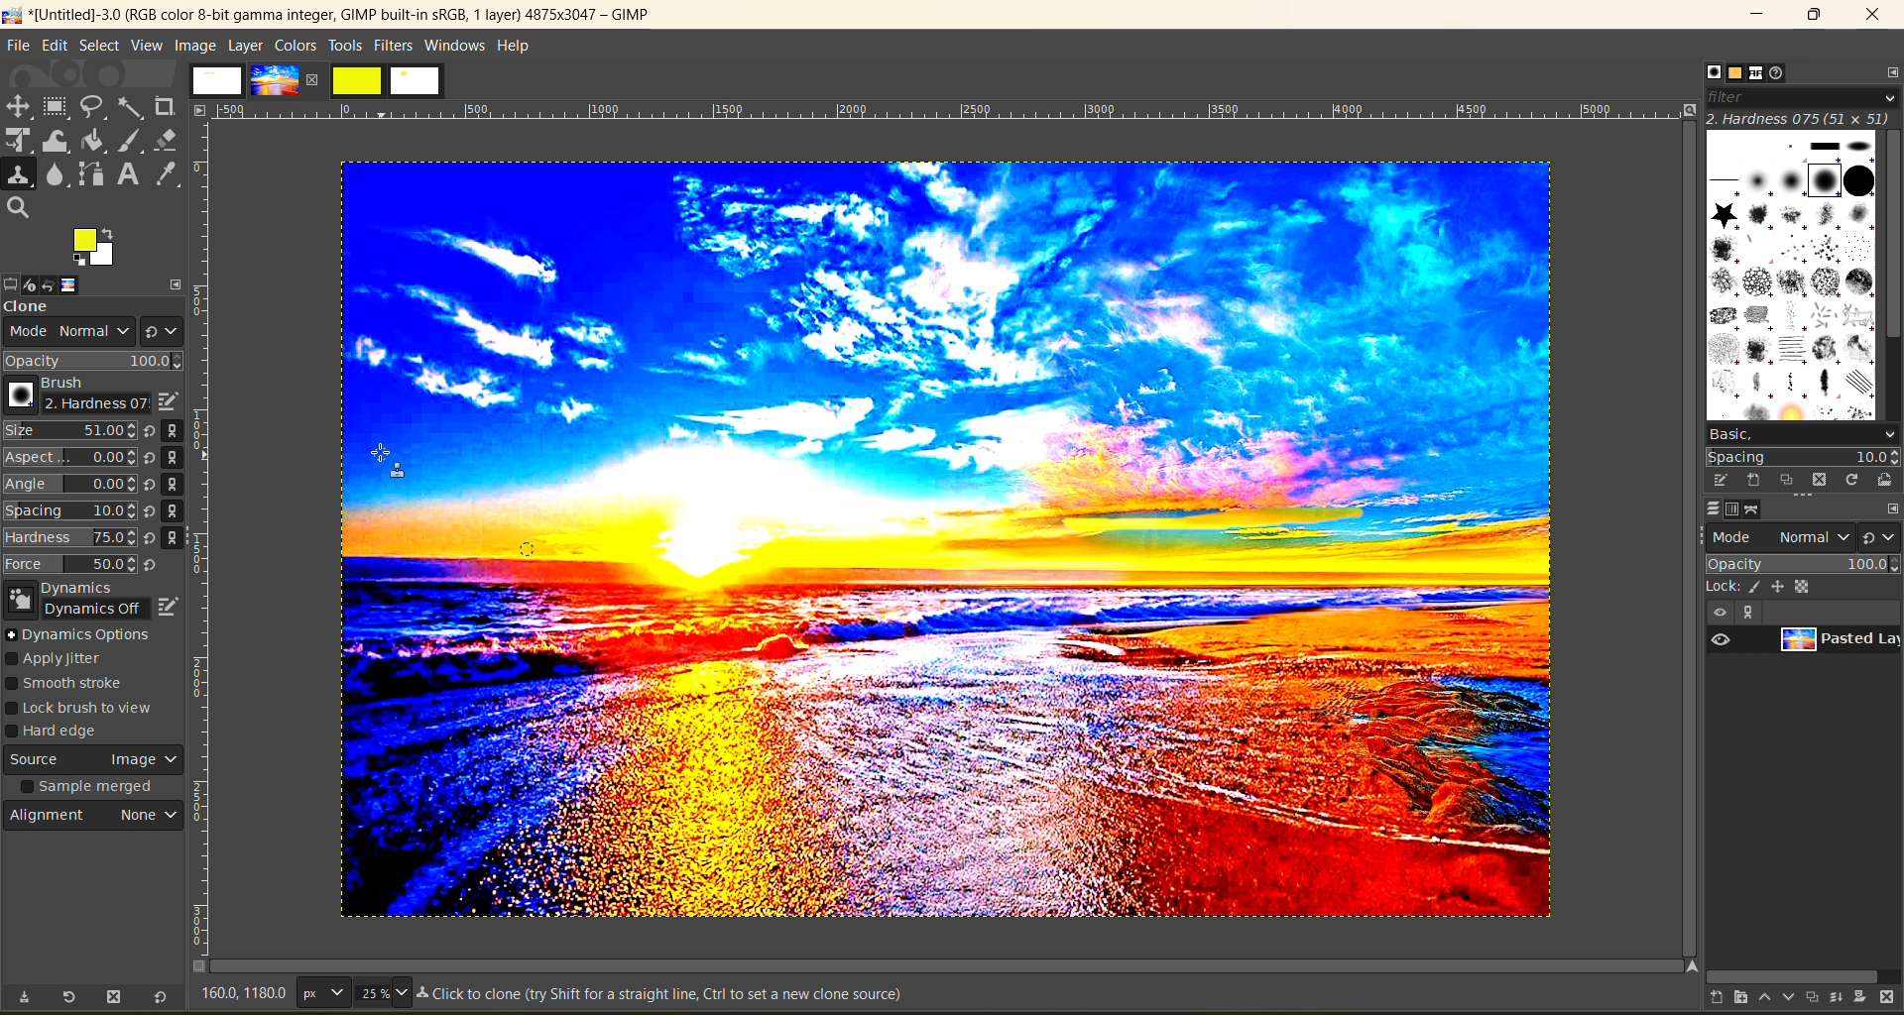  I want to click on dynamics options, so click(84, 634).